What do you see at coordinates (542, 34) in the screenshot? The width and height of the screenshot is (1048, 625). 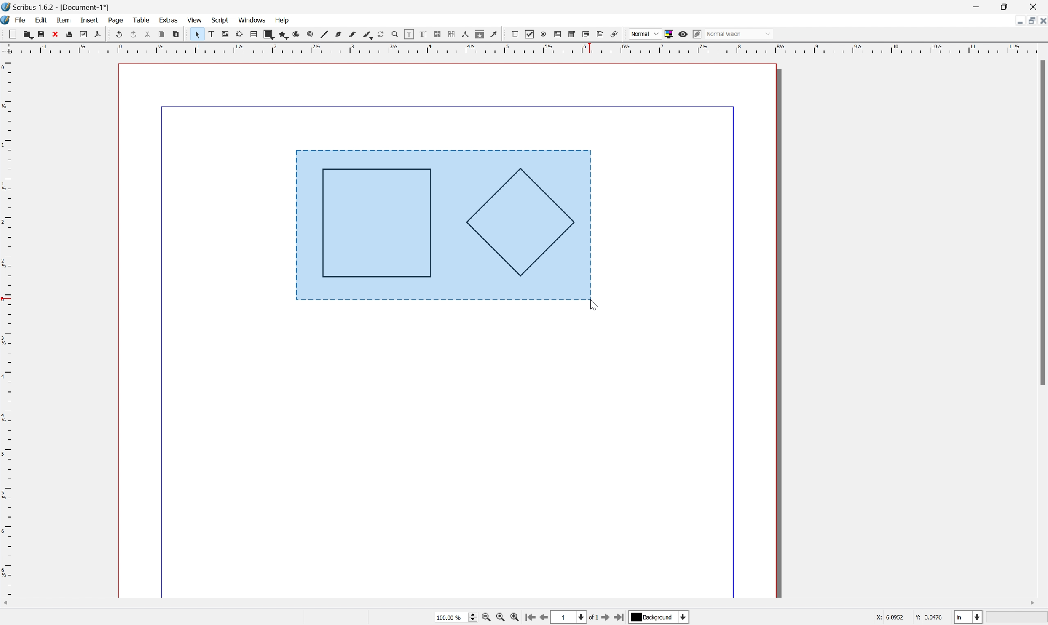 I see `pdf radio box` at bounding box center [542, 34].